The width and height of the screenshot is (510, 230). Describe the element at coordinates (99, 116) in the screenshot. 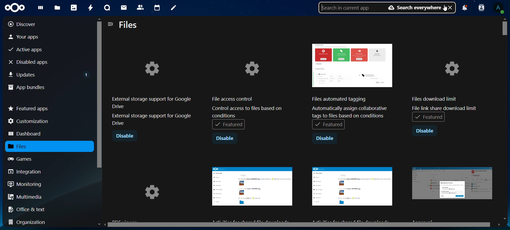

I see `scrollbar` at that location.